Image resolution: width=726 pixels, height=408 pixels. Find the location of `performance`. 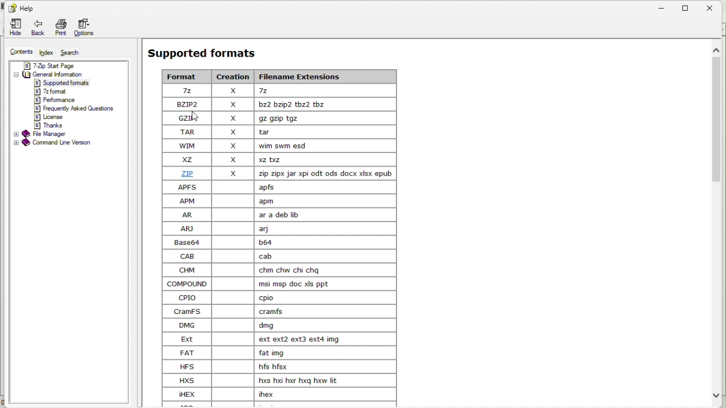

performance is located at coordinates (53, 100).